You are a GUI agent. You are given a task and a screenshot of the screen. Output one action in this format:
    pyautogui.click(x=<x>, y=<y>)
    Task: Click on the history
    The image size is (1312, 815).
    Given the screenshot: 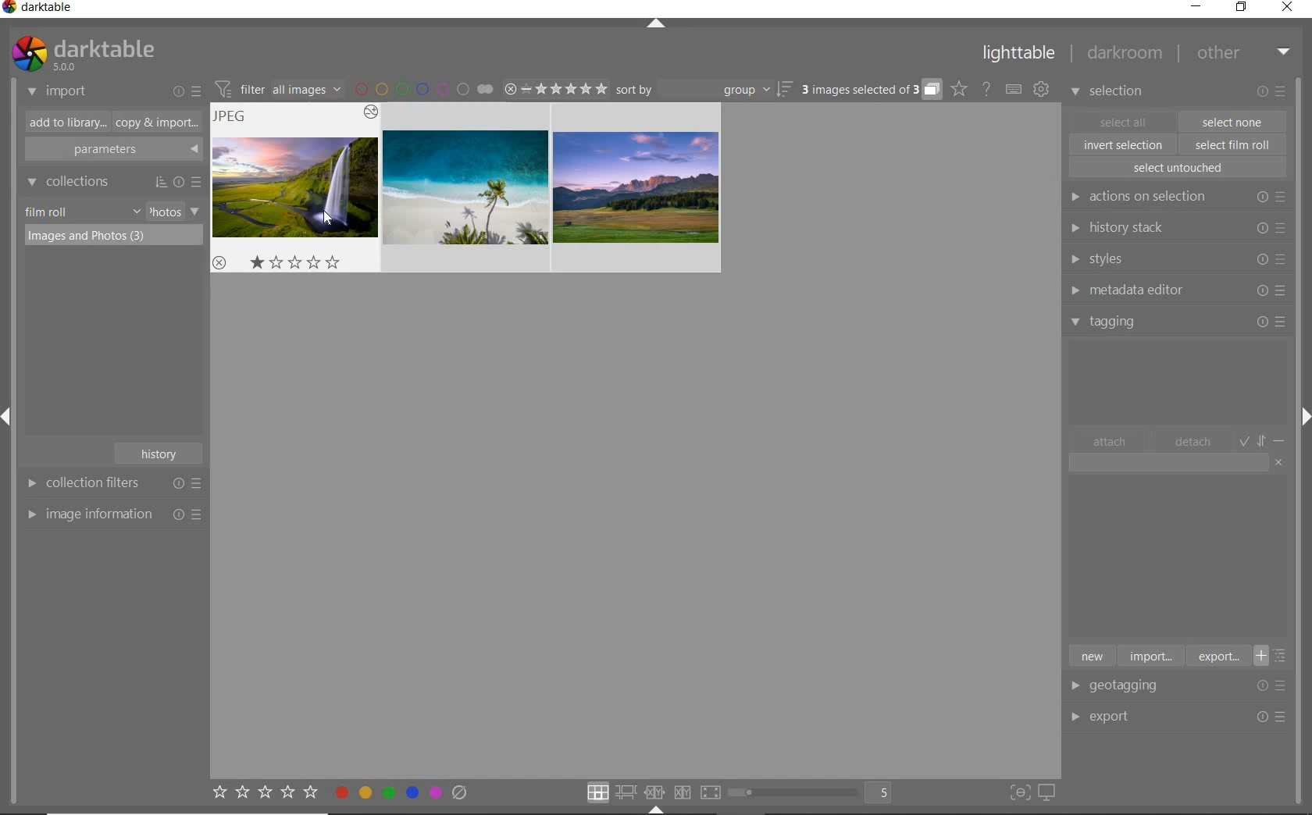 What is the action you would take?
    pyautogui.click(x=161, y=452)
    